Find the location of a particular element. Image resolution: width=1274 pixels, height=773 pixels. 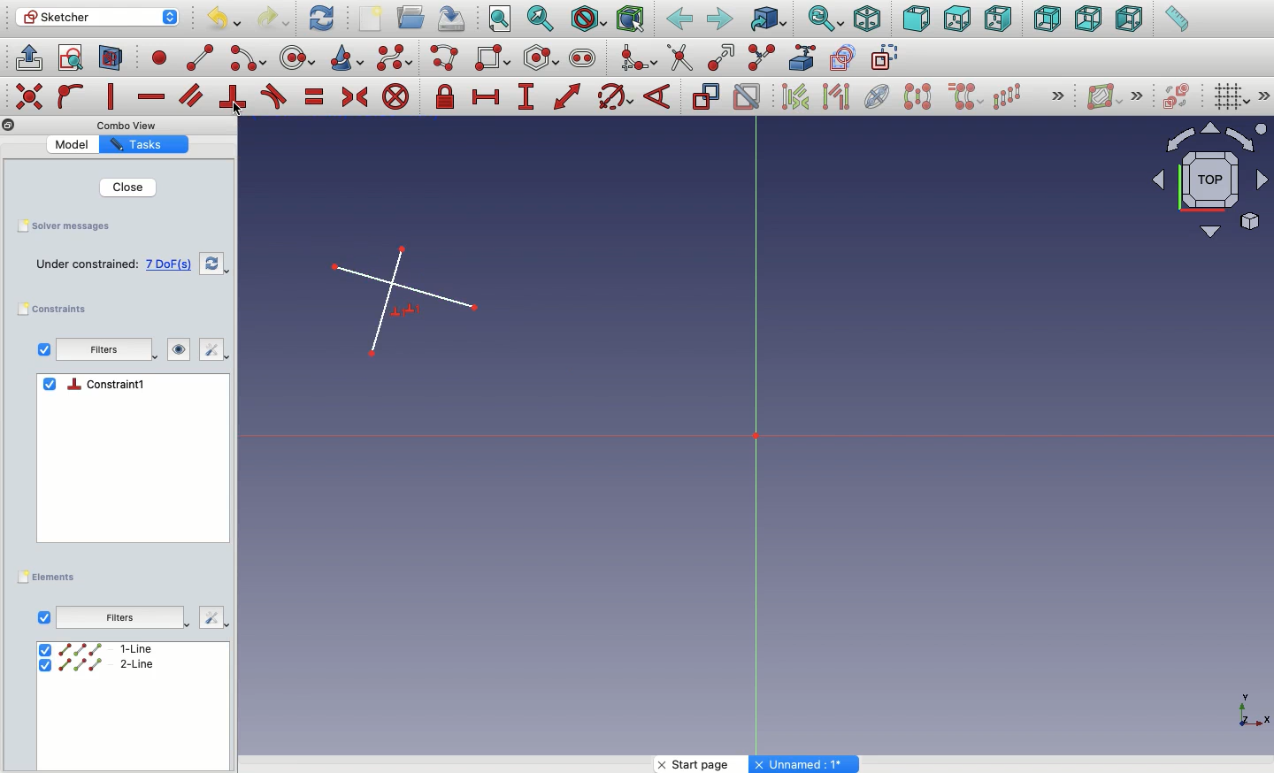

 is located at coordinates (1201, 188).